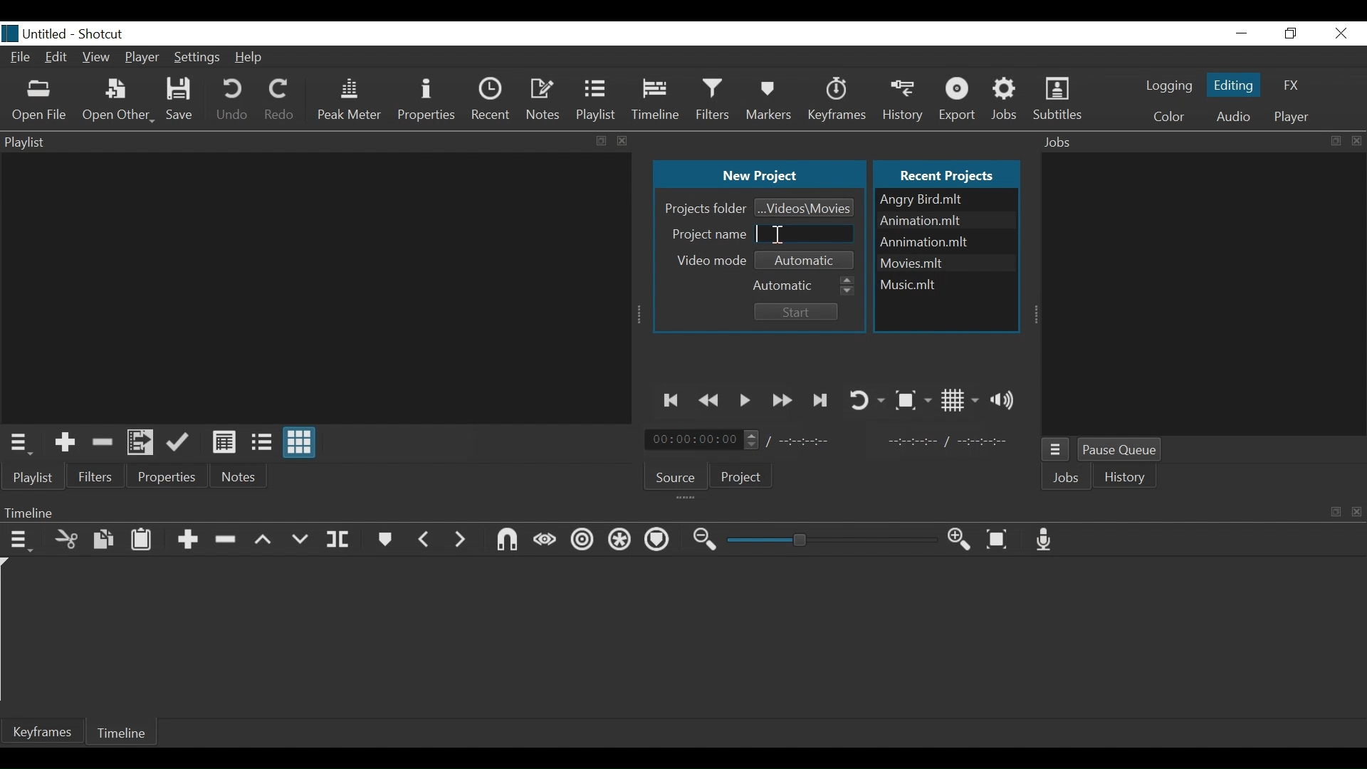 This screenshot has width=1367, height=769. What do you see at coordinates (809, 258) in the screenshot?
I see `Automatic` at bounding box center [809, 258].